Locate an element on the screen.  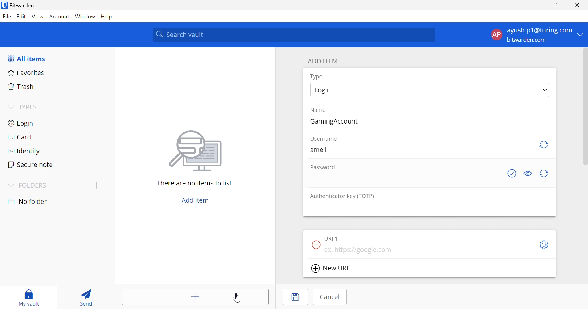
Drop Down is located at coordinates (545, 90).